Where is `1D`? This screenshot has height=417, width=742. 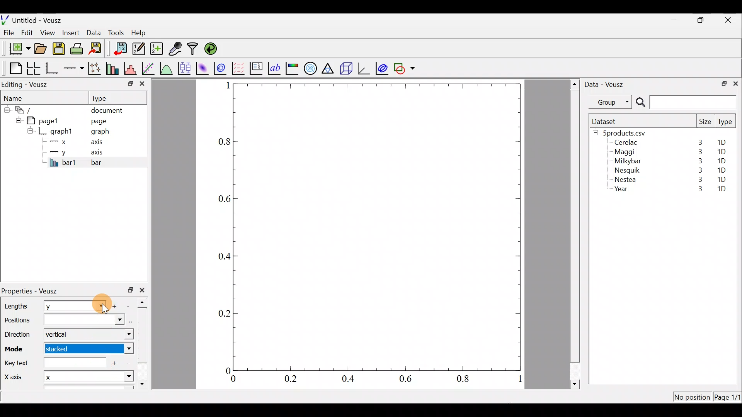
1D is located at coordinates (723, 169).